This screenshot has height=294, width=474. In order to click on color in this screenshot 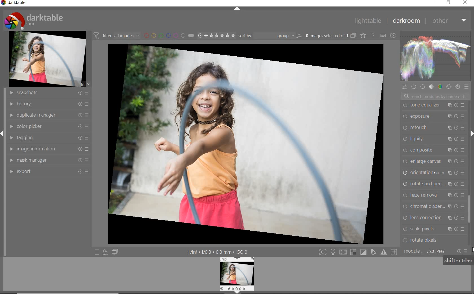, I will do `click(440, 87)`.